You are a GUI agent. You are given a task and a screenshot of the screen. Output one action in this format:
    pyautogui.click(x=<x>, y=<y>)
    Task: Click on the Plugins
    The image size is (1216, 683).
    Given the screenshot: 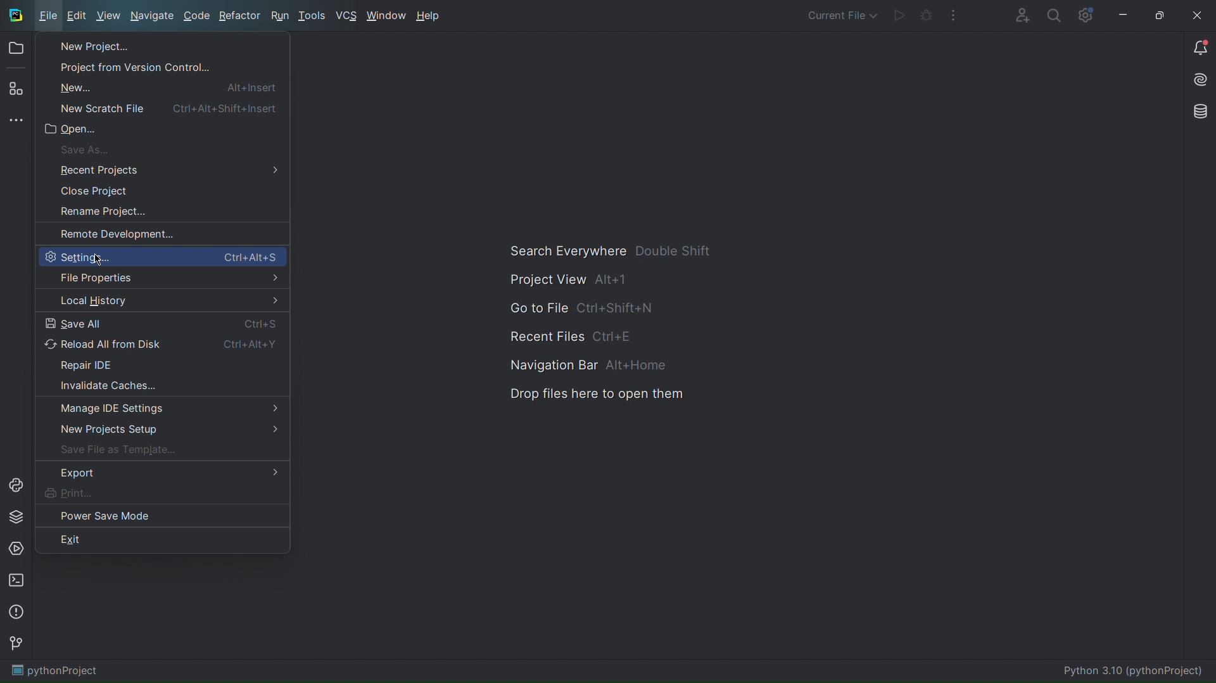 What is the action you would take?
    pyautogui.click(x=15, y=91)
    